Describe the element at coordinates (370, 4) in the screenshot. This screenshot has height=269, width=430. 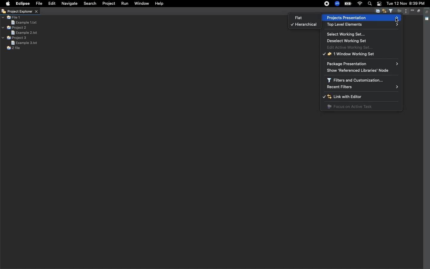
I see `Search` at that location.